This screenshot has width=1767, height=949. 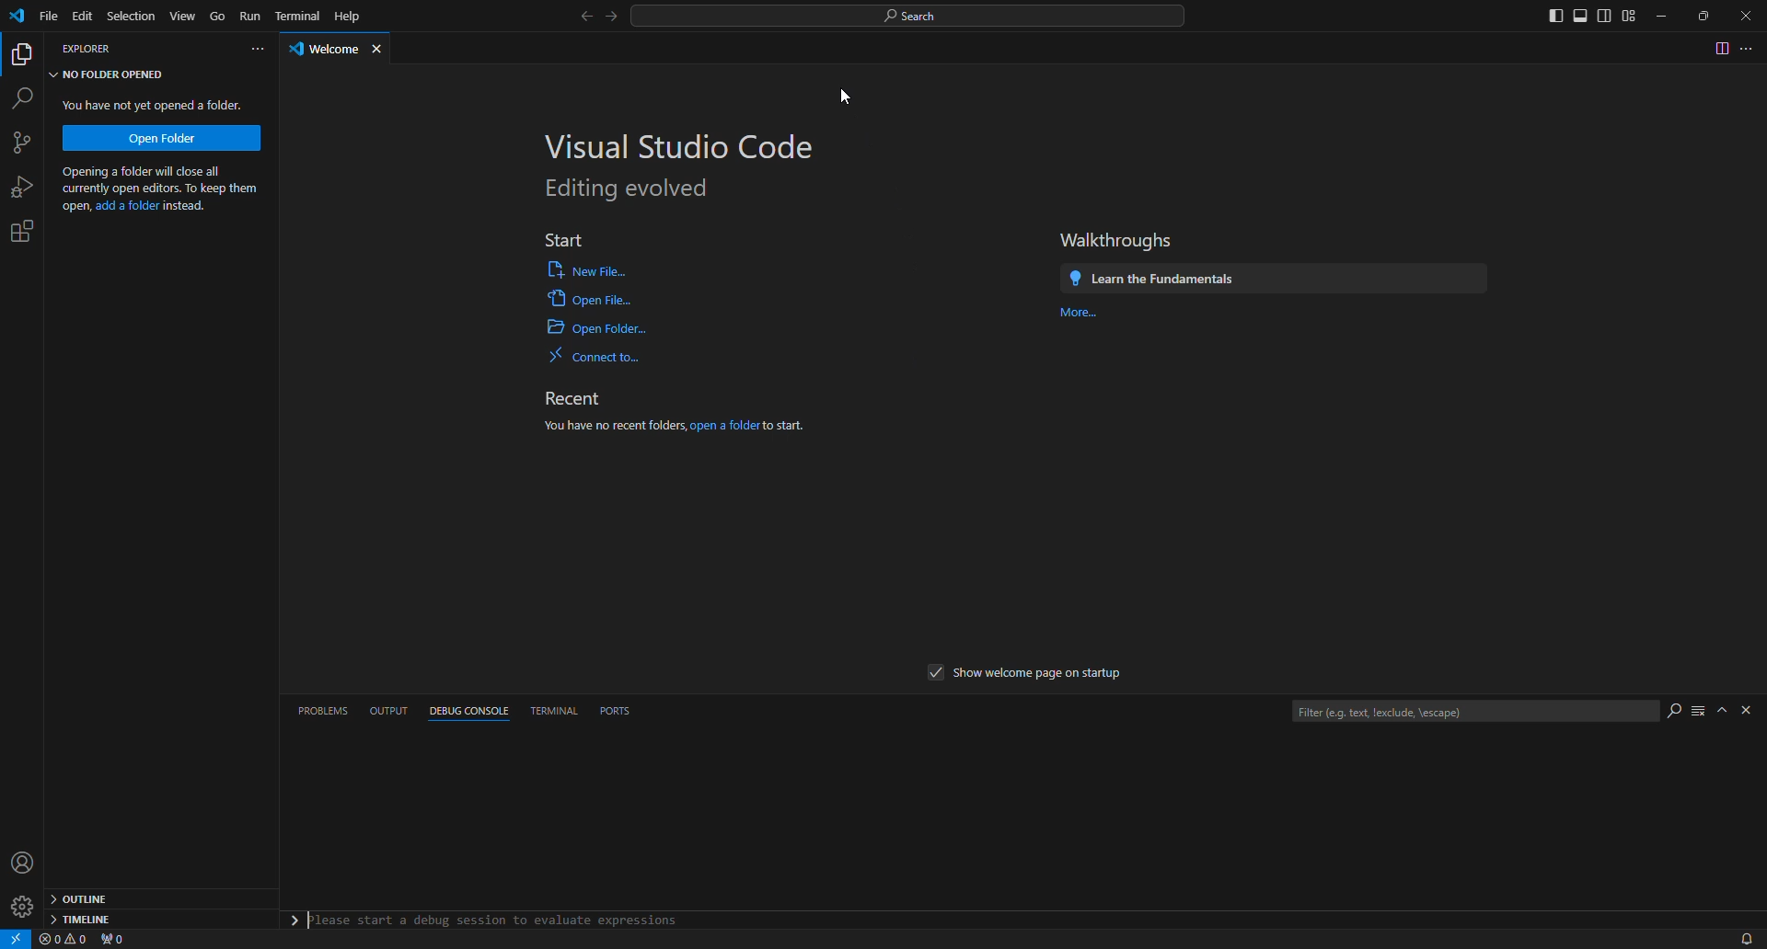 What do you see at coordinates (549, 711) in the screenshot?
I see `terminal` at bounding box center [549, 711].